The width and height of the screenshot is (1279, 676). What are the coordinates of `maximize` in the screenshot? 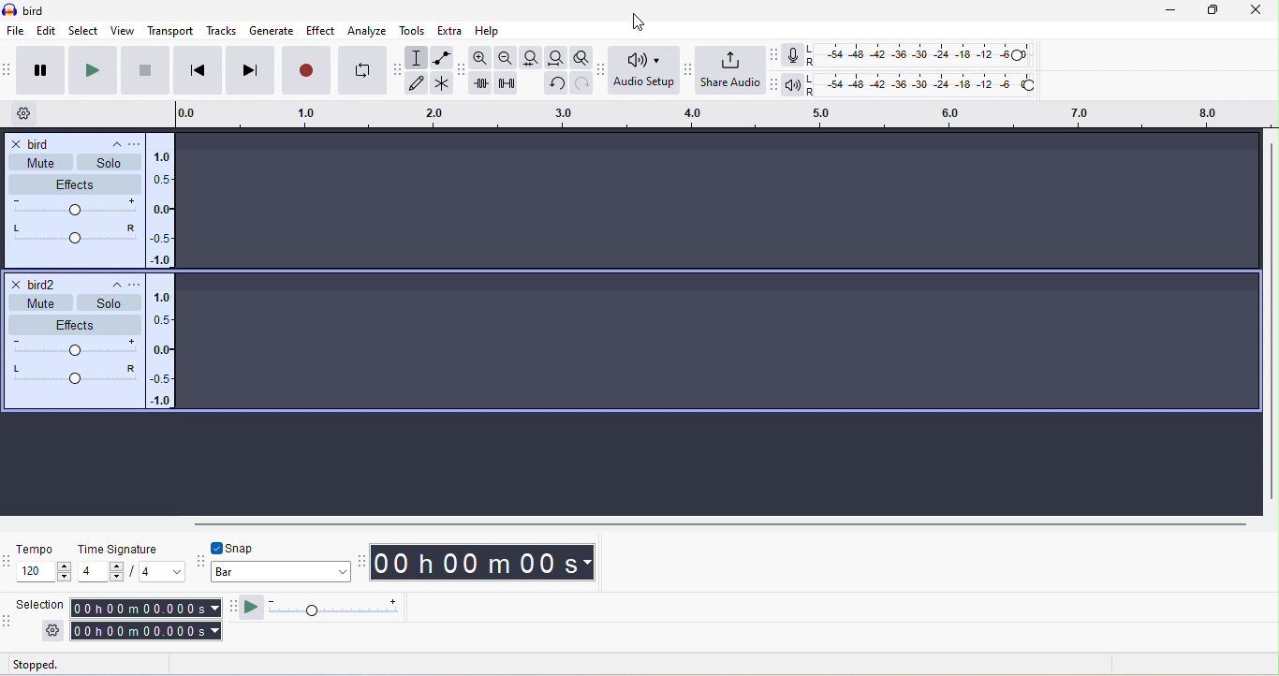 It's located at (1211, 12).